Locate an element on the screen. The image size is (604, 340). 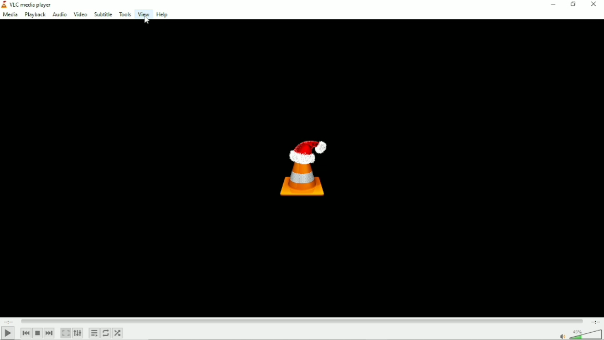
Play is located at coordinates (8, 333).